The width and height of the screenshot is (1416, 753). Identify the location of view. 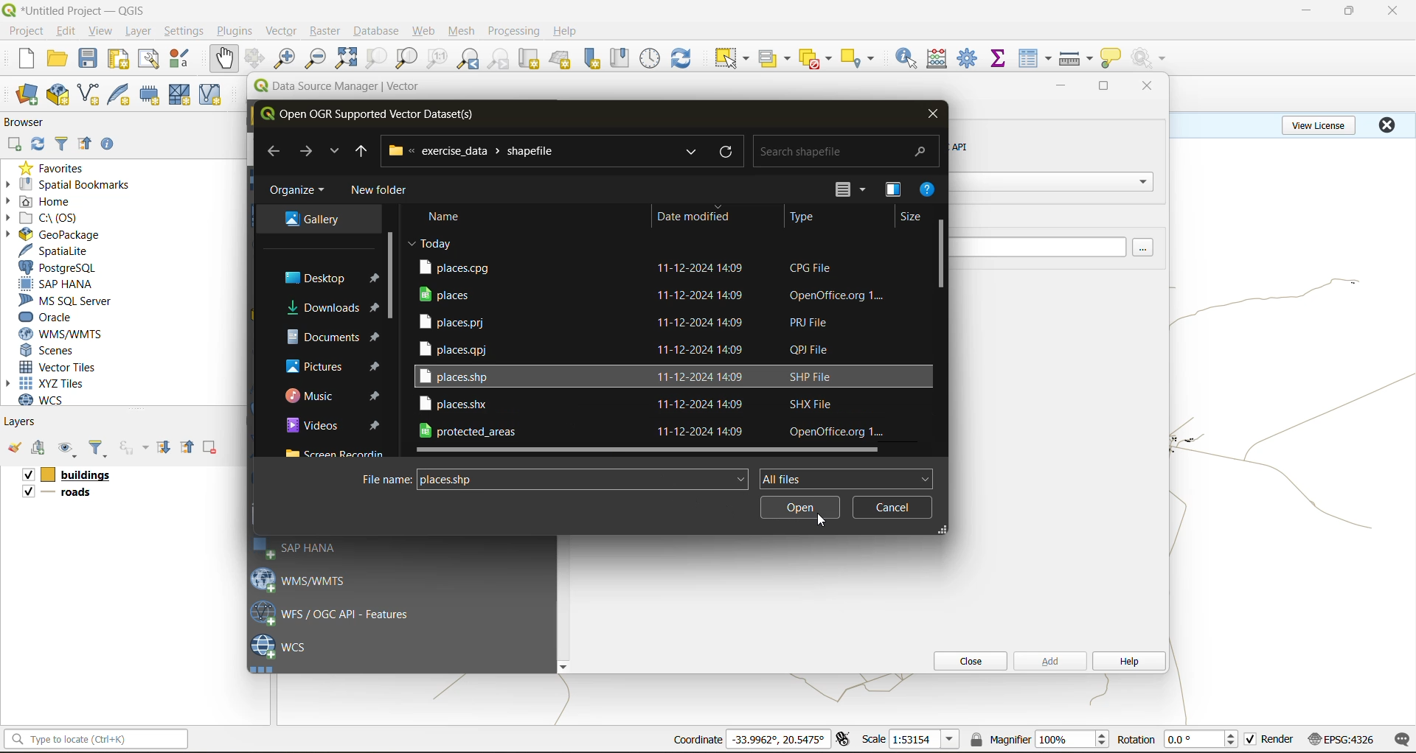
(101, 32).